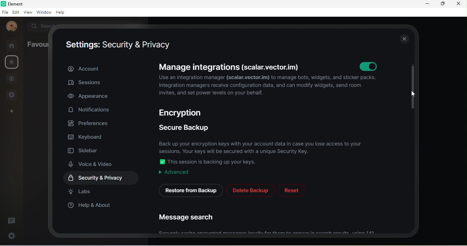 The height and width of the screenshot is (246, 467). What do you see at coordinates (184, 112) in the screenshot?
I see `encryption` at bounding box center [184, 112].